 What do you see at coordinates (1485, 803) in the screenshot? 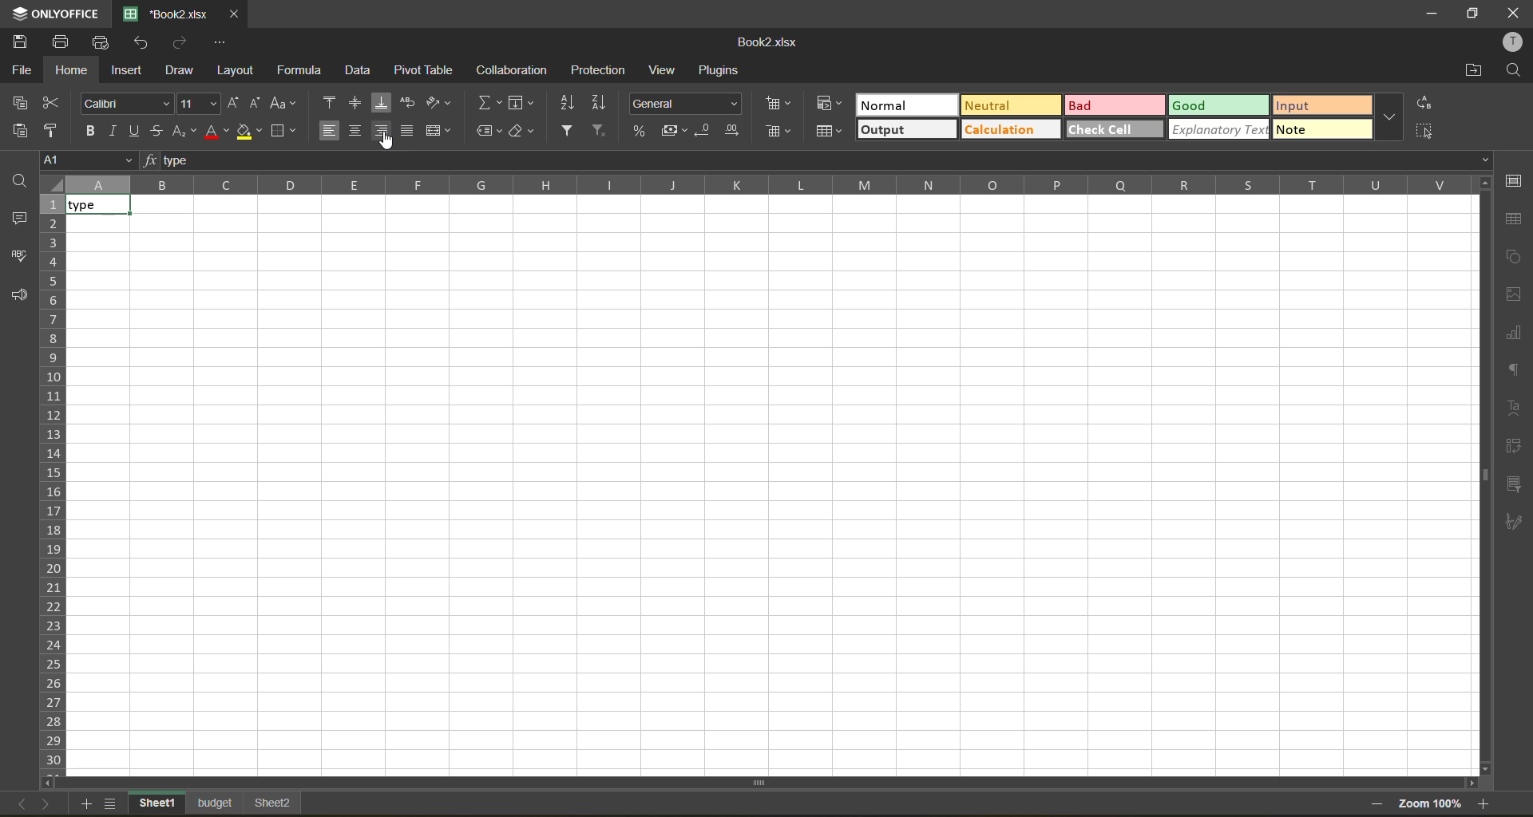
I see `zoom in` at bounding box center [1485, 803].